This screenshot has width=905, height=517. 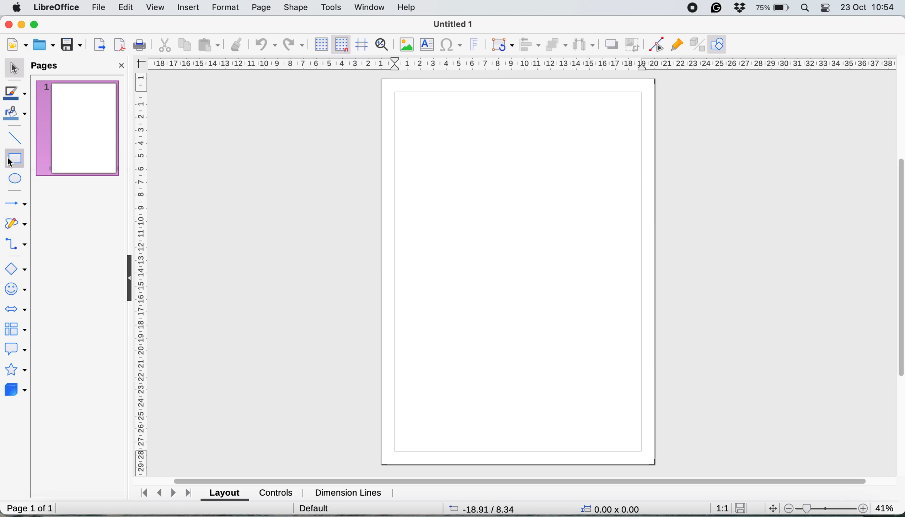 I want to click on 3d objects, so click(x=16, y=391).